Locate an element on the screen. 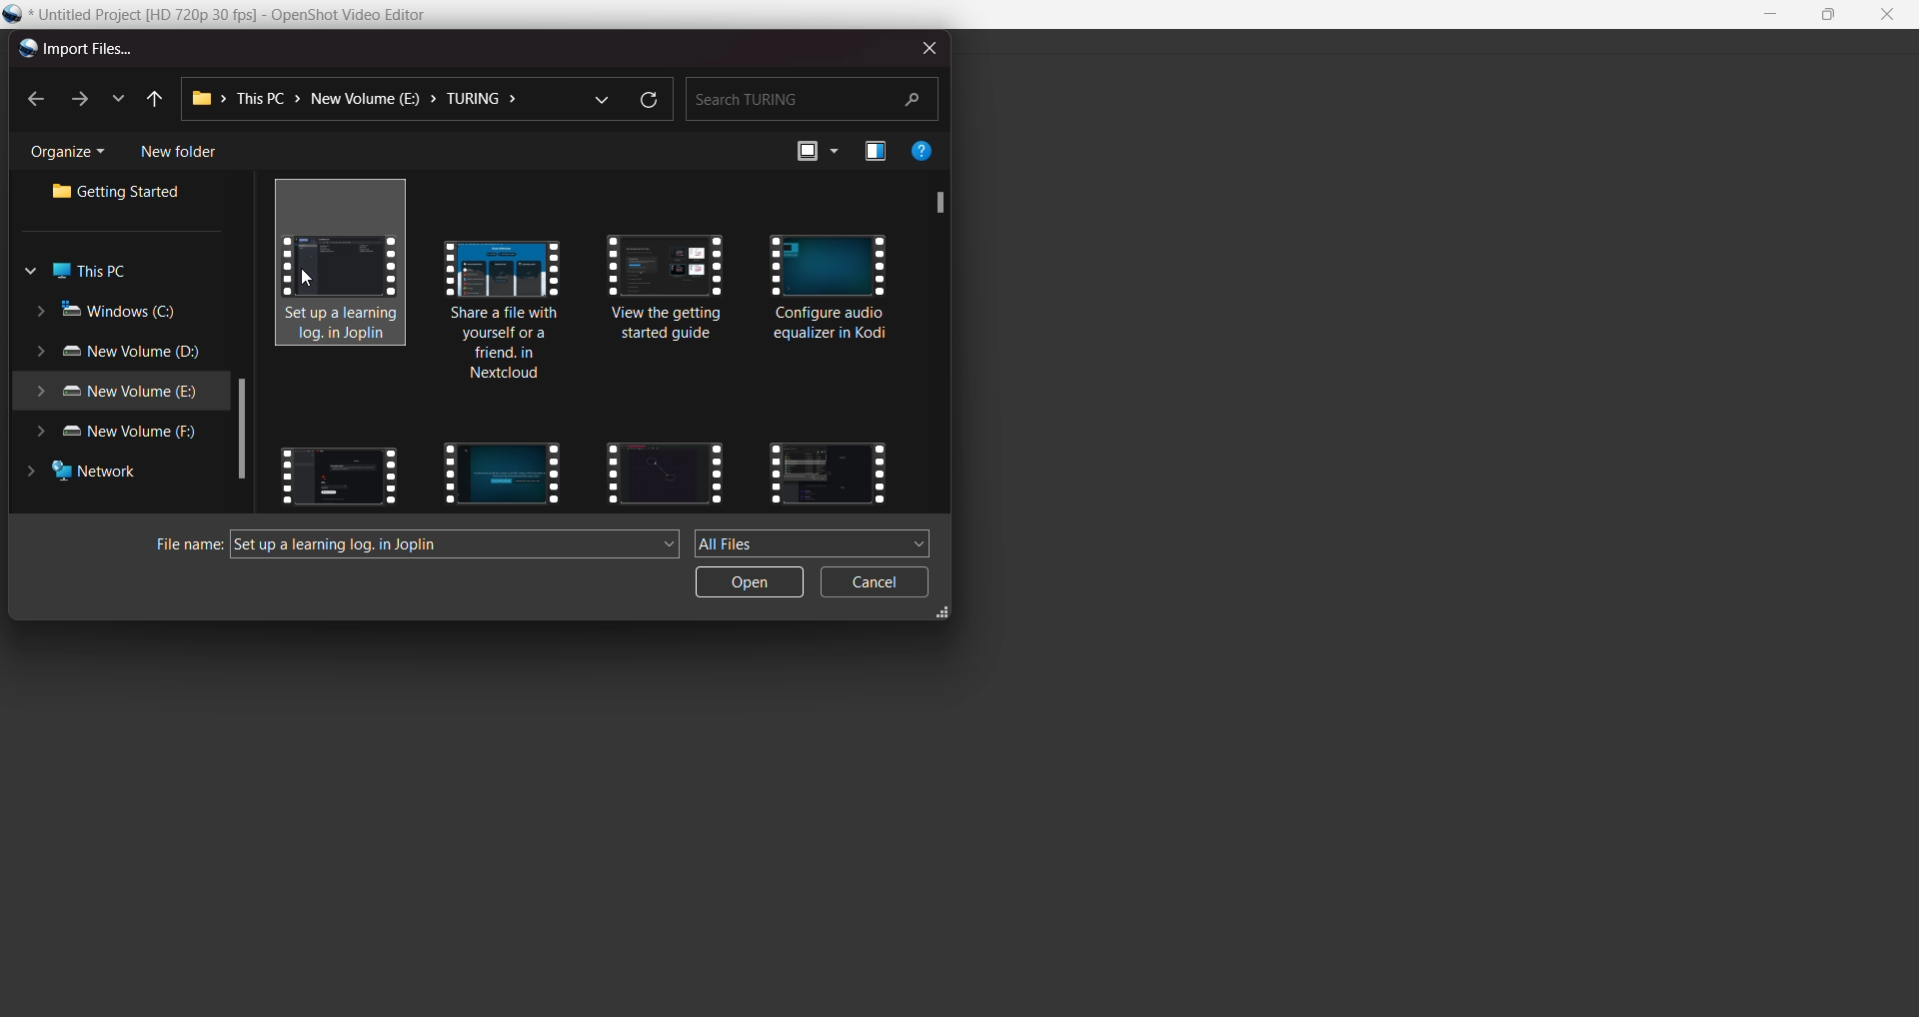 The height and width of the screenshot is (1017, 1919). videos is located at coordinates (828, 471).